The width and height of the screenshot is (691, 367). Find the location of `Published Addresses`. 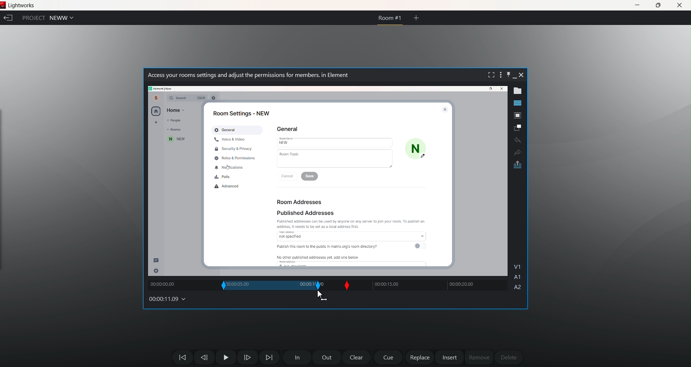

Published Addresses is located at coordinates (304, 212).